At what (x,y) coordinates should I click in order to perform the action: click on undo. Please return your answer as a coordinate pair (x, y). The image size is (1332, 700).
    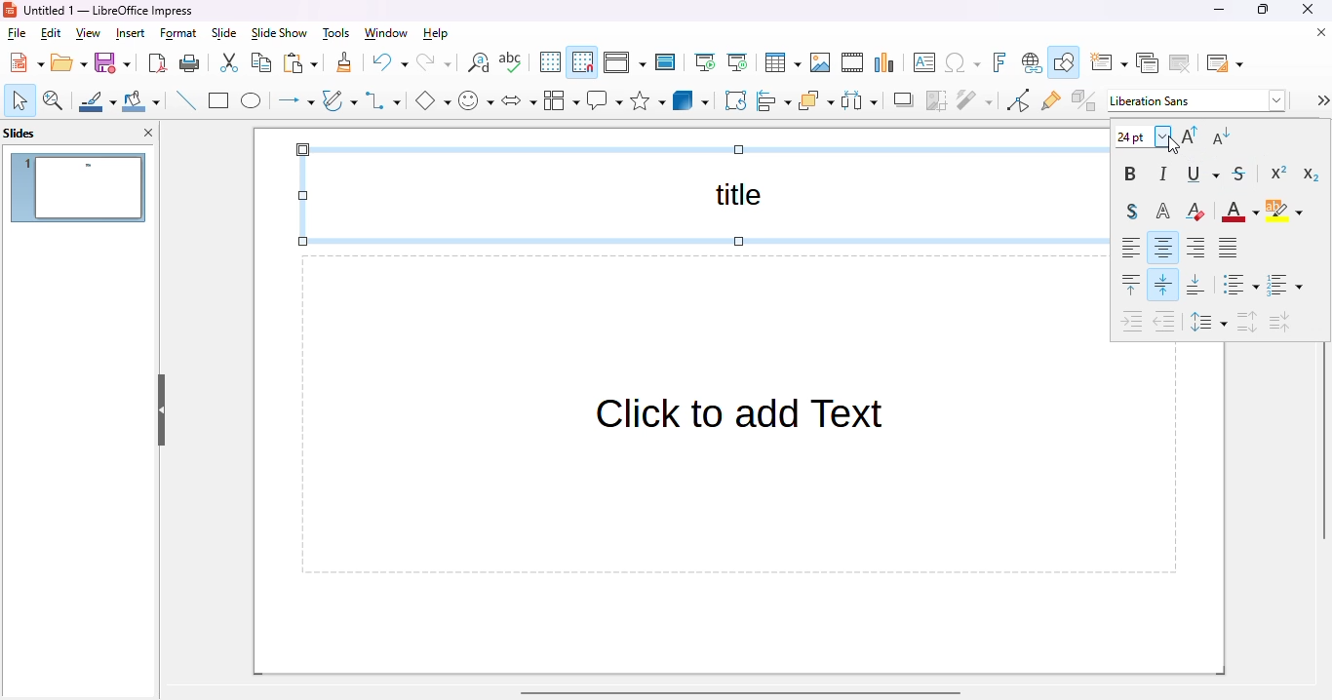
    Looking at the image, I should click on (390, 62).